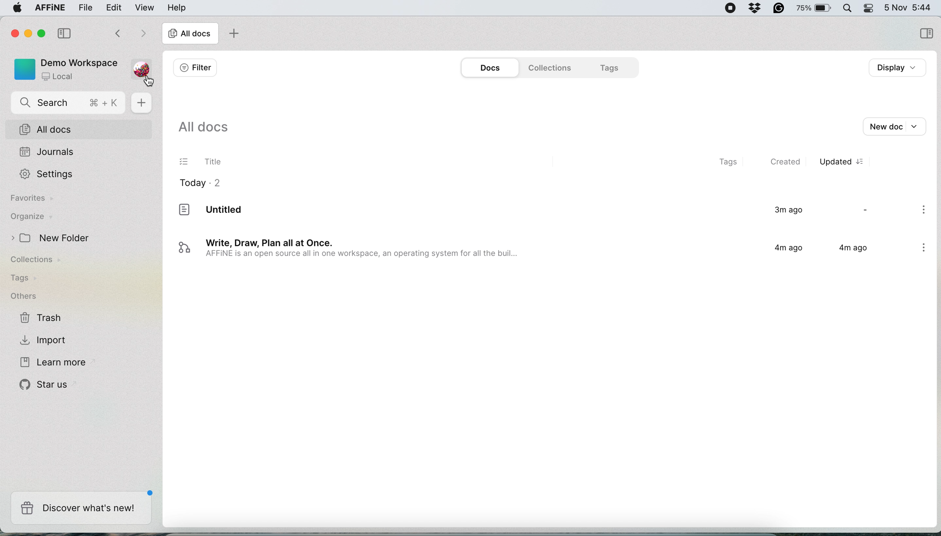 This screenshot has width=941, height=536. I want to click on grammarly, so click(778, 7).